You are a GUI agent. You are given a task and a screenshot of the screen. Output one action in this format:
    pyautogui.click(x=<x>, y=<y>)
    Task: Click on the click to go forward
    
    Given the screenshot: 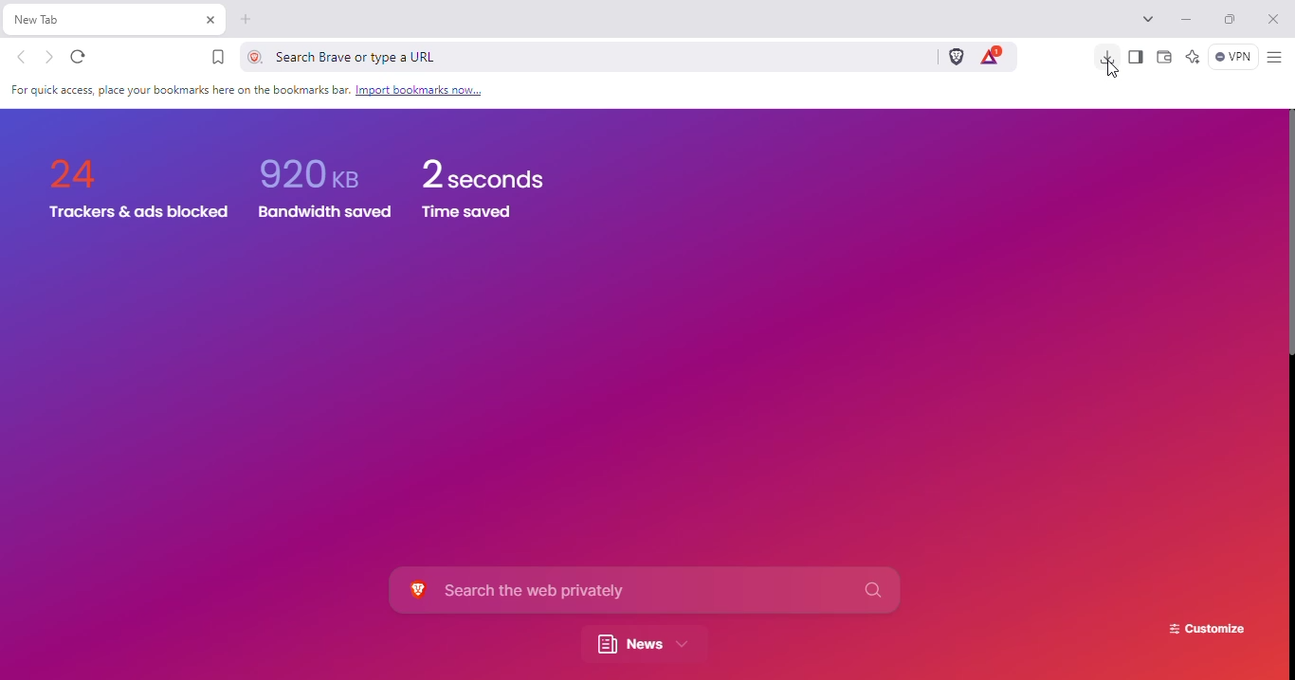 What is the action you would take?
    pyautogui.click(x=49, y=58)
    